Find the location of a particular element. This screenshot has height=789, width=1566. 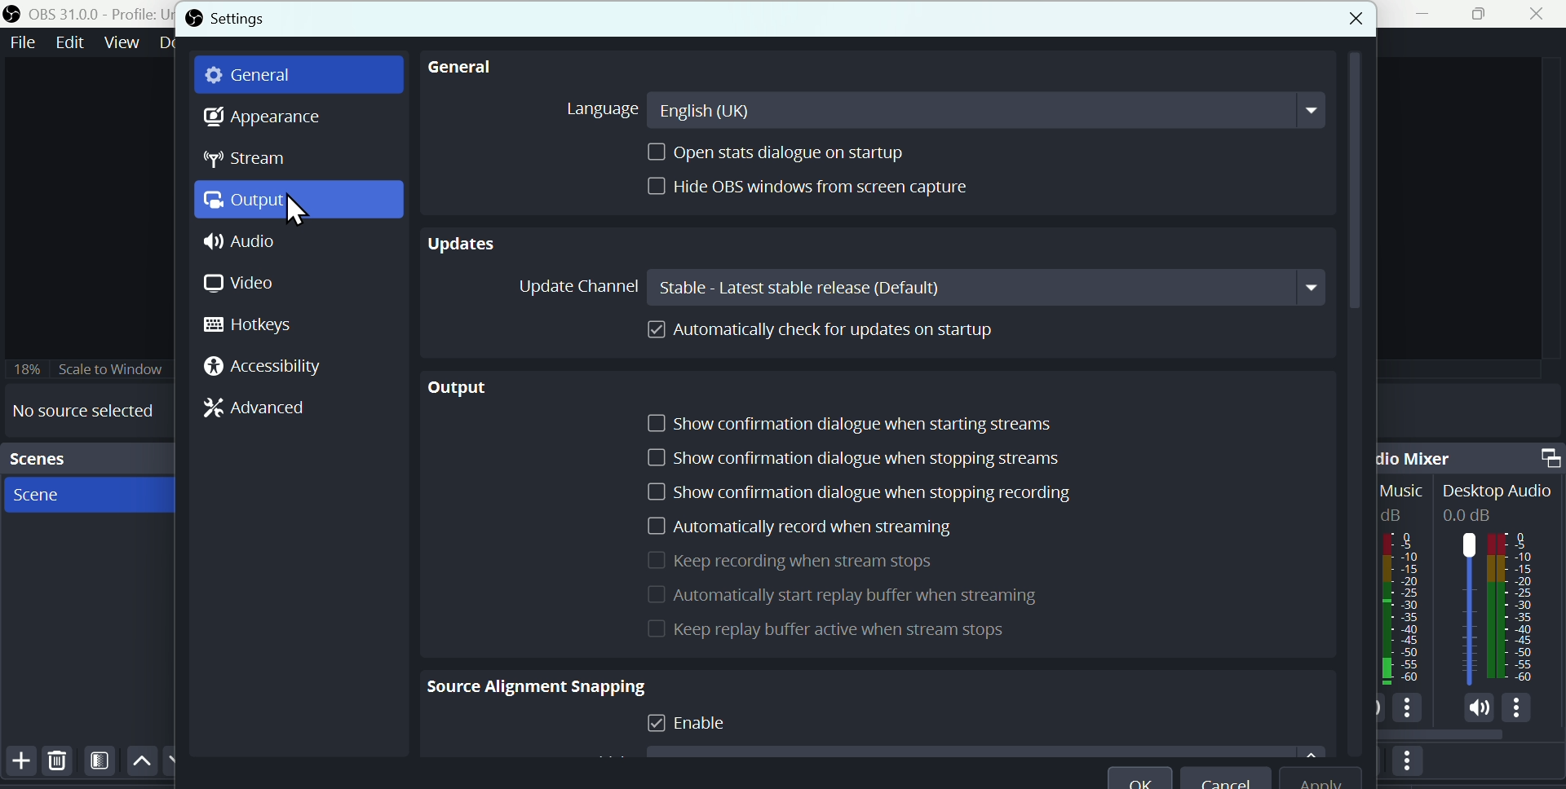

Show confirmation dialogue when starting screen is located at coordinates (847, 425).